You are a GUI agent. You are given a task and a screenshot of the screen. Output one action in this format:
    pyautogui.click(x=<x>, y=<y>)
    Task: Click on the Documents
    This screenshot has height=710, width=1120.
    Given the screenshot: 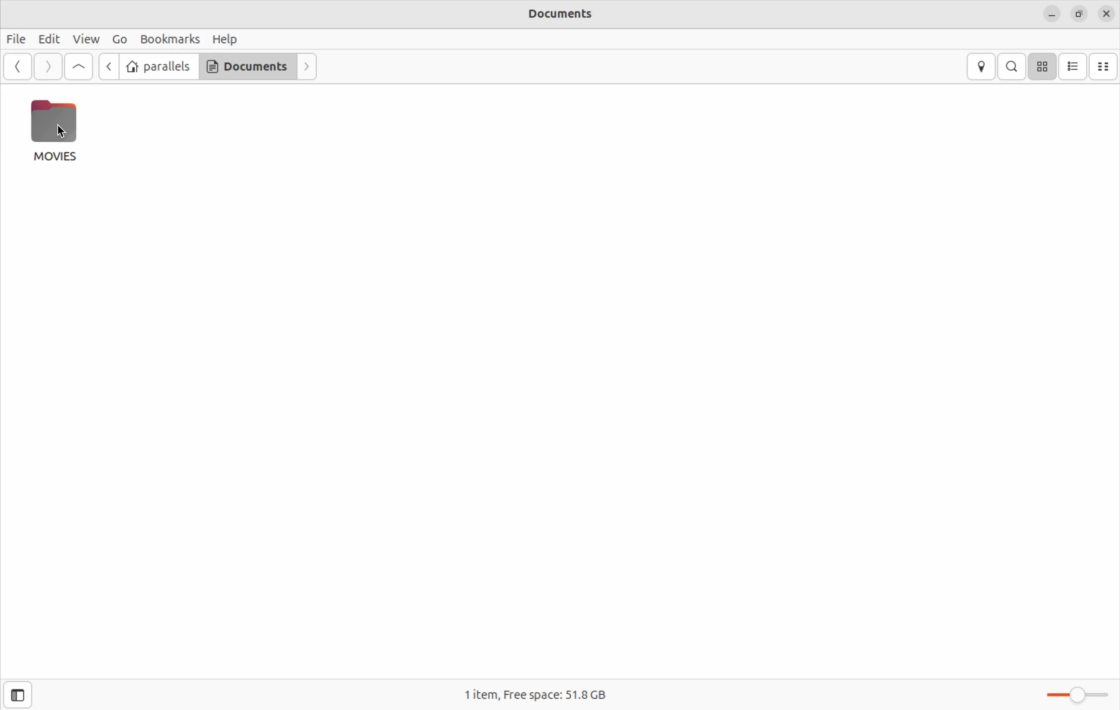 What is the action you would take?
    pyautogui.click(x=571, y=14)
    